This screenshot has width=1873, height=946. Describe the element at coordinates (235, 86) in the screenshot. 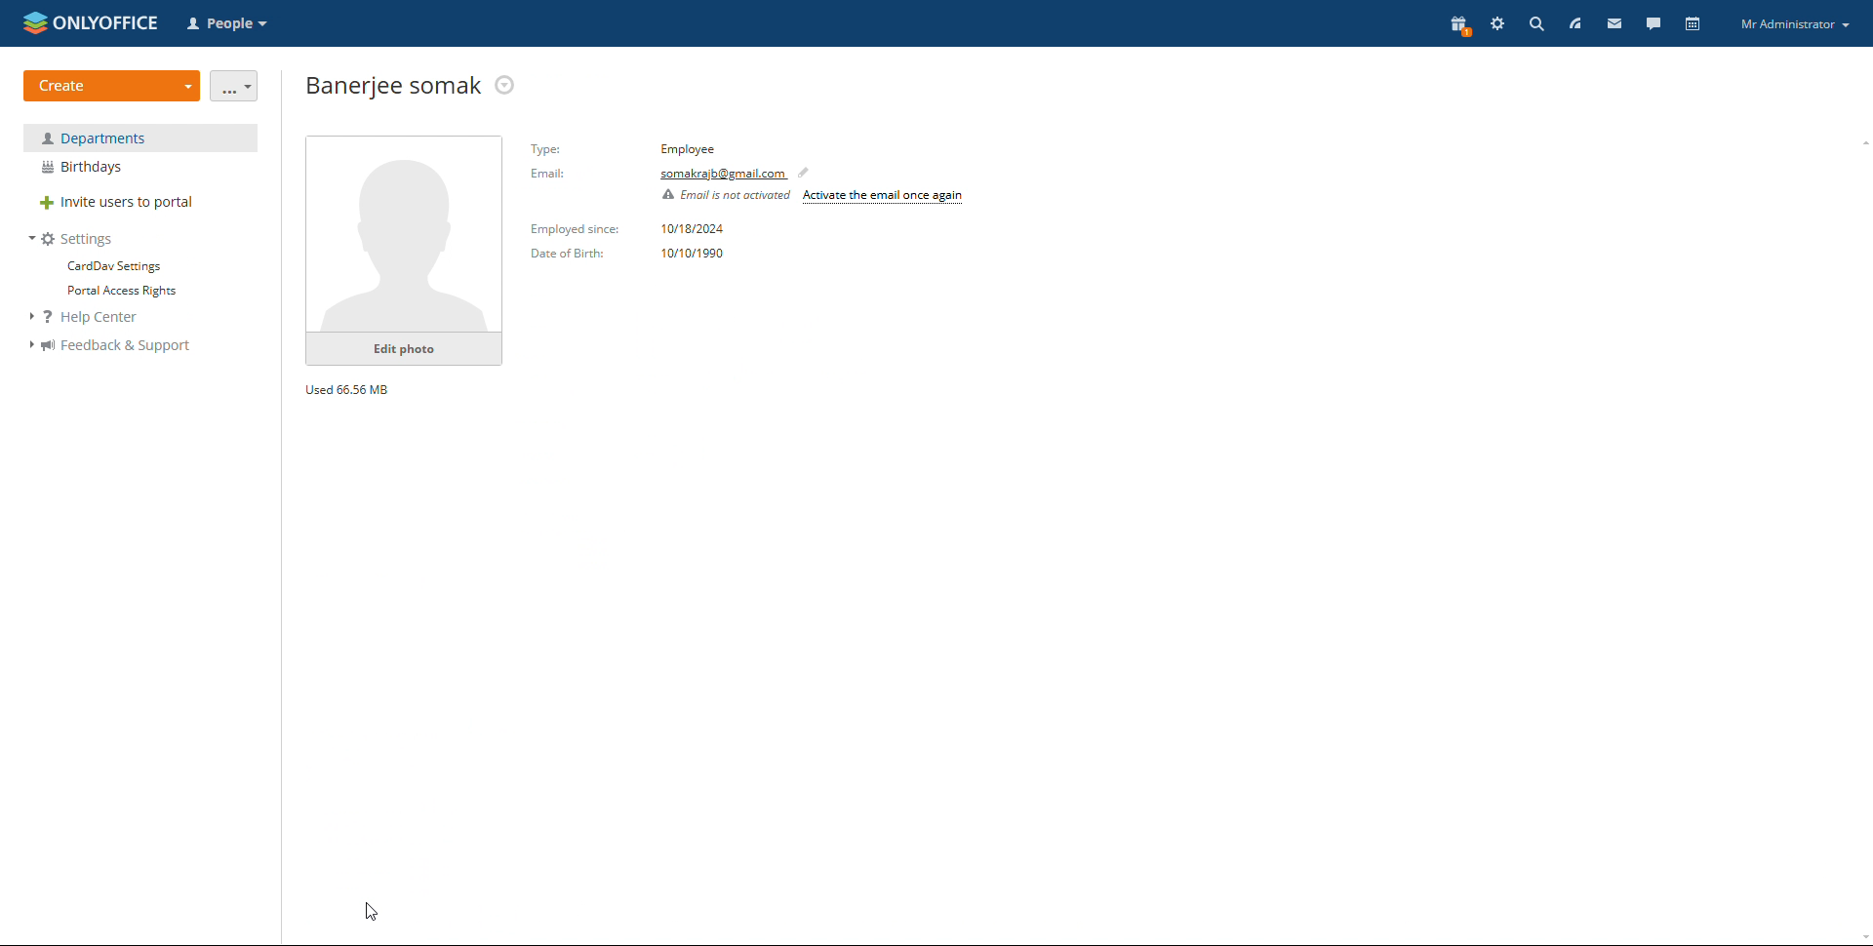

I see `more actions` at that location.